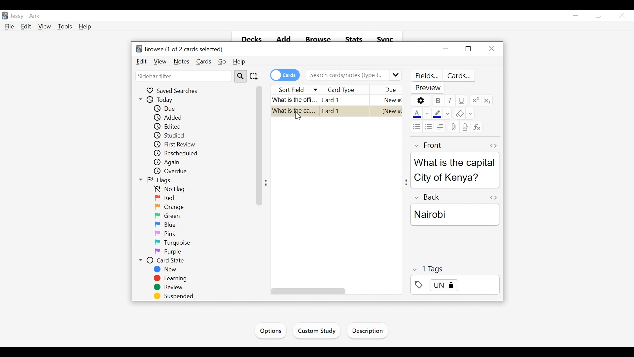 This screenshot has height=357, width=634. I want to click on Tags Field , so click(455, 287).